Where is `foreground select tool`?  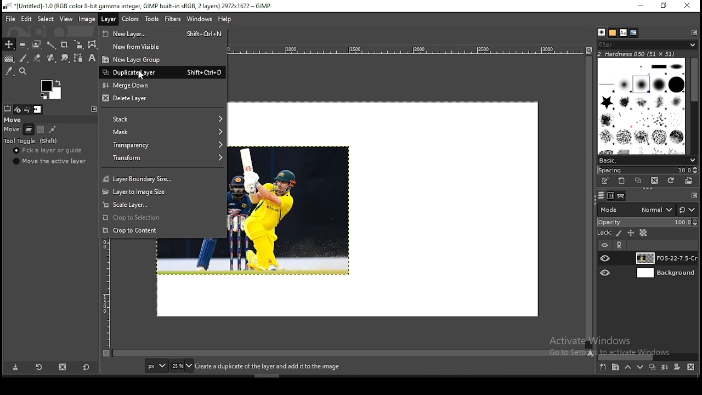
foreground select tool is located at coordinates (37, 43).